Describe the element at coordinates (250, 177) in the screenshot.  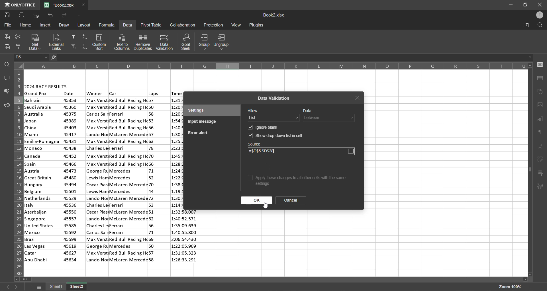
I see `checkbox` at that location.